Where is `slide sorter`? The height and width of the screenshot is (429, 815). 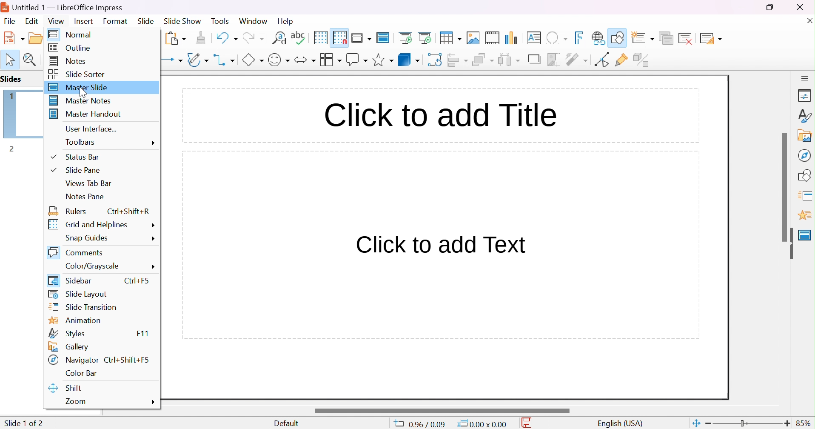
slide sorter is located at coordinates (79, 74).